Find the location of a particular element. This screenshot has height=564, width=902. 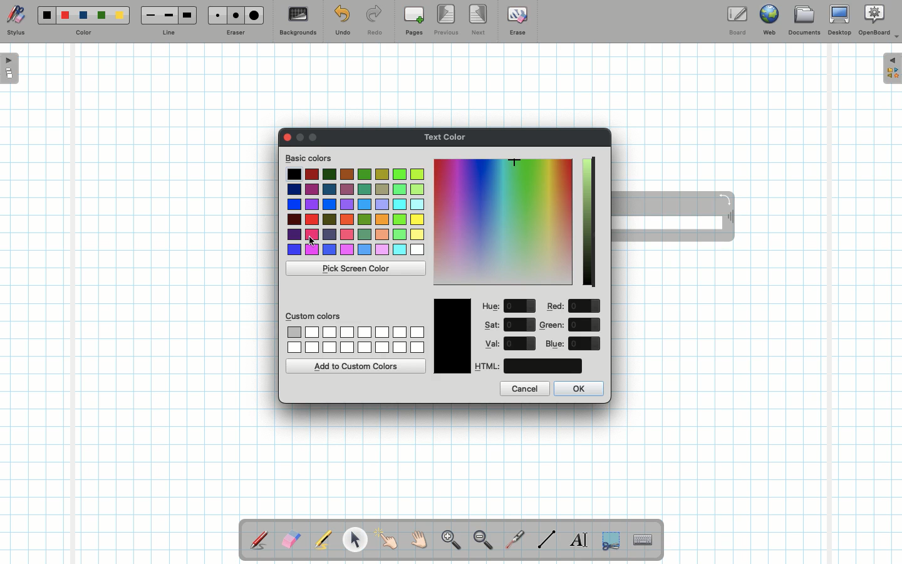

Cancel is located at coordinates (524, 389).